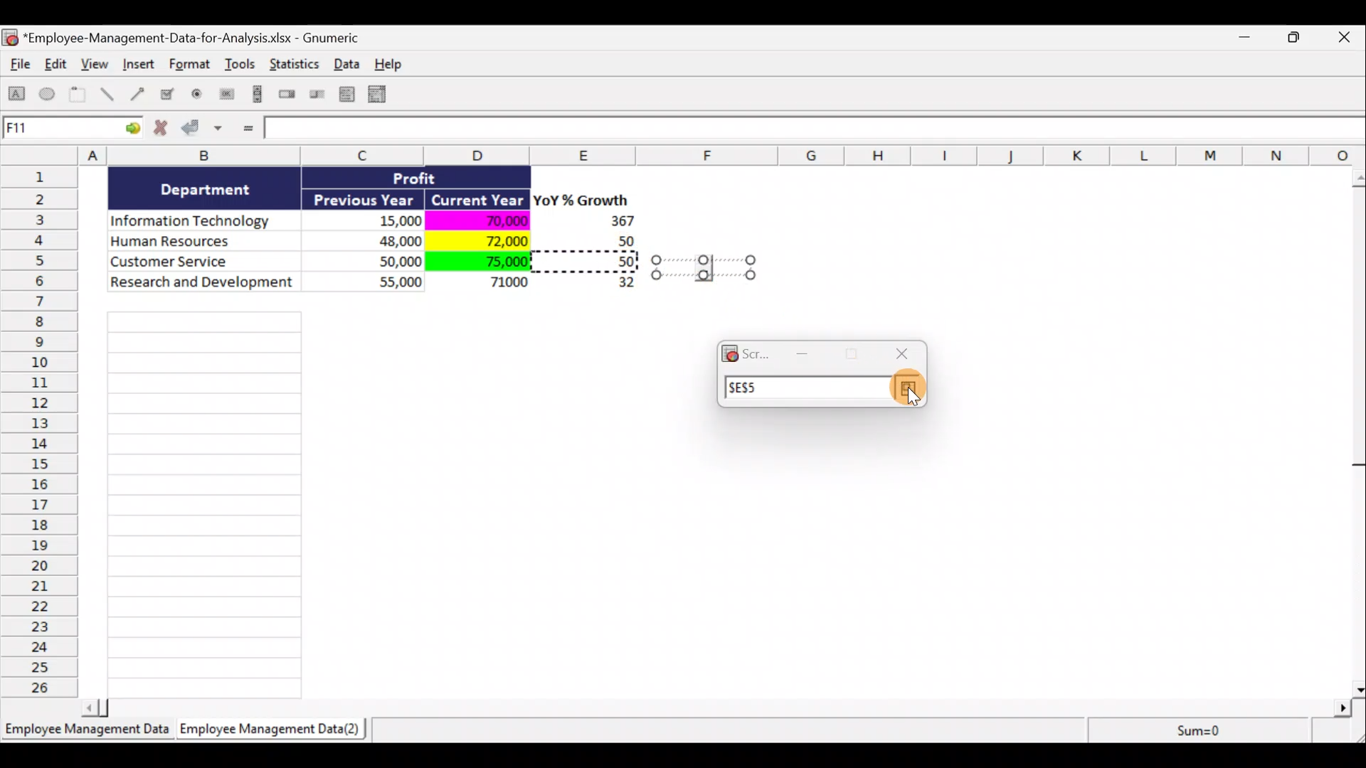 The image size is (1366, 768). What do you see at coordinates (805, 352) in the screenshot?
I see `minimize` at bounding box center [805, 352].